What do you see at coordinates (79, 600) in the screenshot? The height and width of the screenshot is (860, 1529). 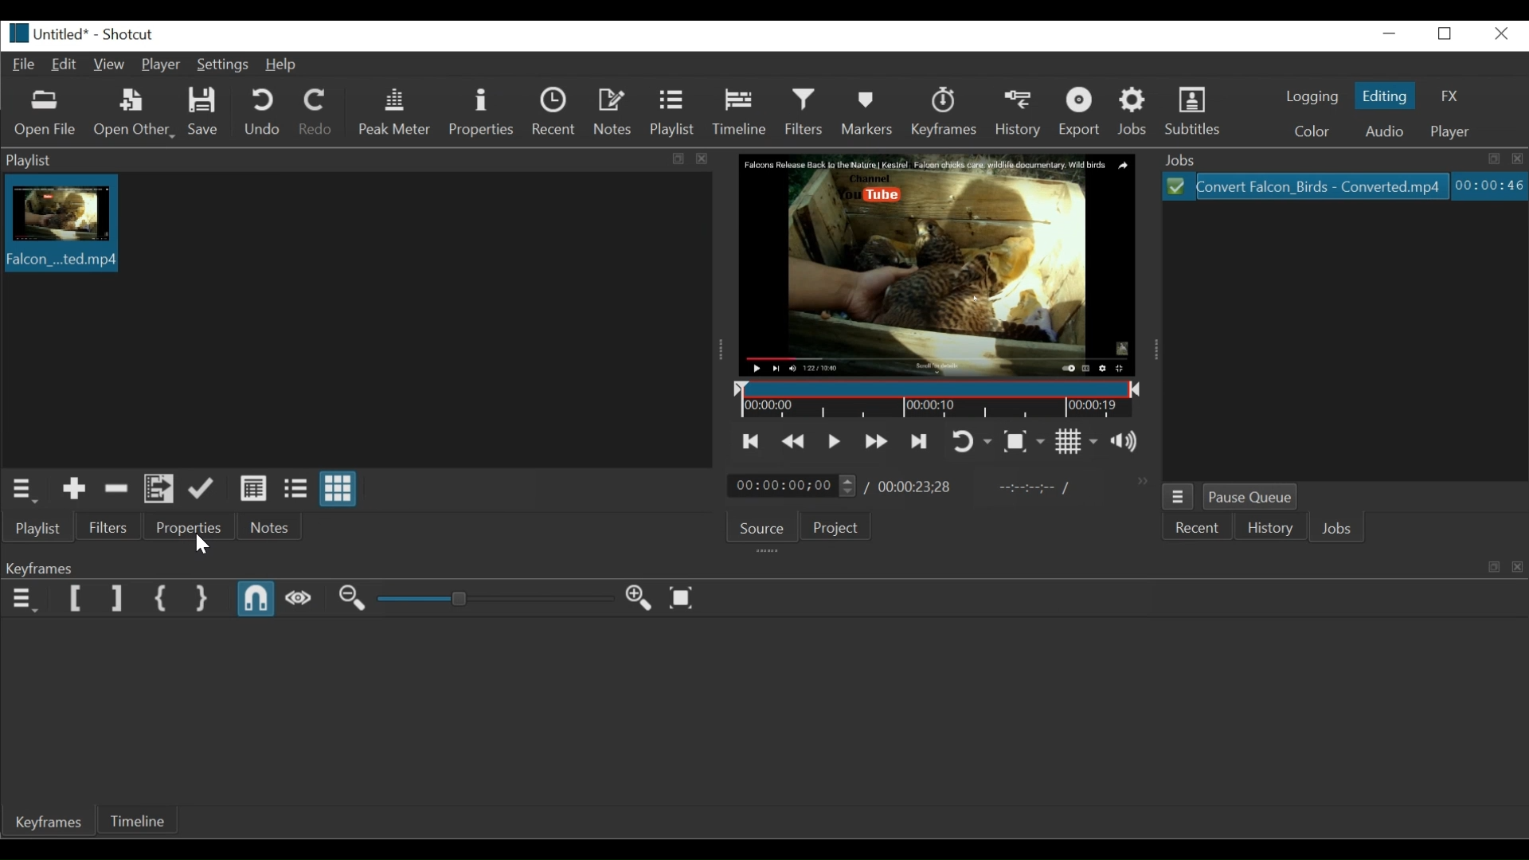 I see `Set Filter first` at bounding box center [79, 600].